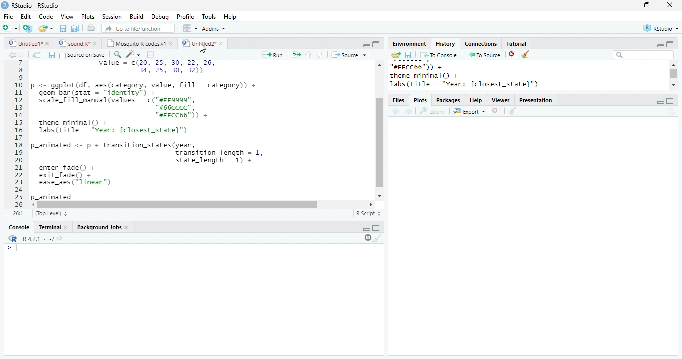  Describe the element at coordinates (136, 16) in the screenshot. I see `Build` at that location.